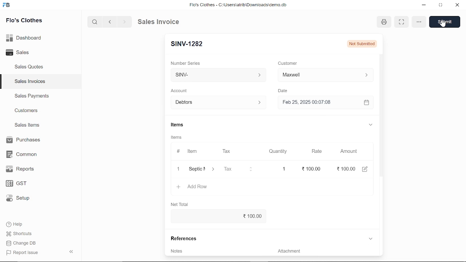 The height and width of the screenshot is (262, 466). What do you see at coordinates (22, 169) in the screenshot?
I see `Reports` at bounding box center [22, 169].